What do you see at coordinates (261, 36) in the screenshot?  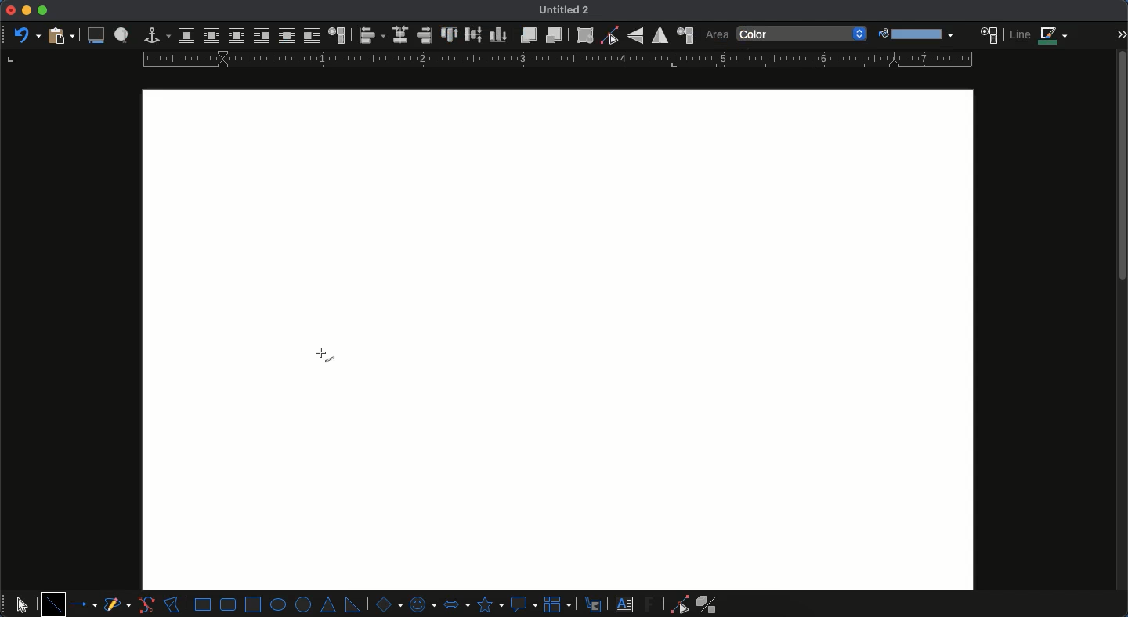 I see `before` at bounding box center [261, 36].